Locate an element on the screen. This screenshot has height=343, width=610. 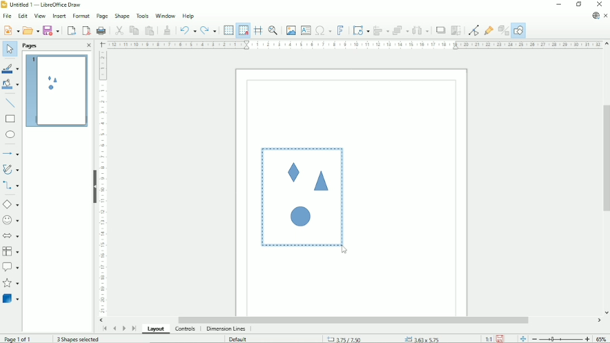
Display grid is located at coordinates (228, 30).